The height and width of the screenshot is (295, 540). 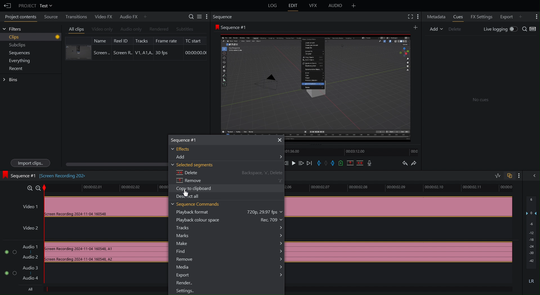 What do you see at coordinates (11, 80) in the screenshot?
I see `Bins` at bounding box center [11, 80].